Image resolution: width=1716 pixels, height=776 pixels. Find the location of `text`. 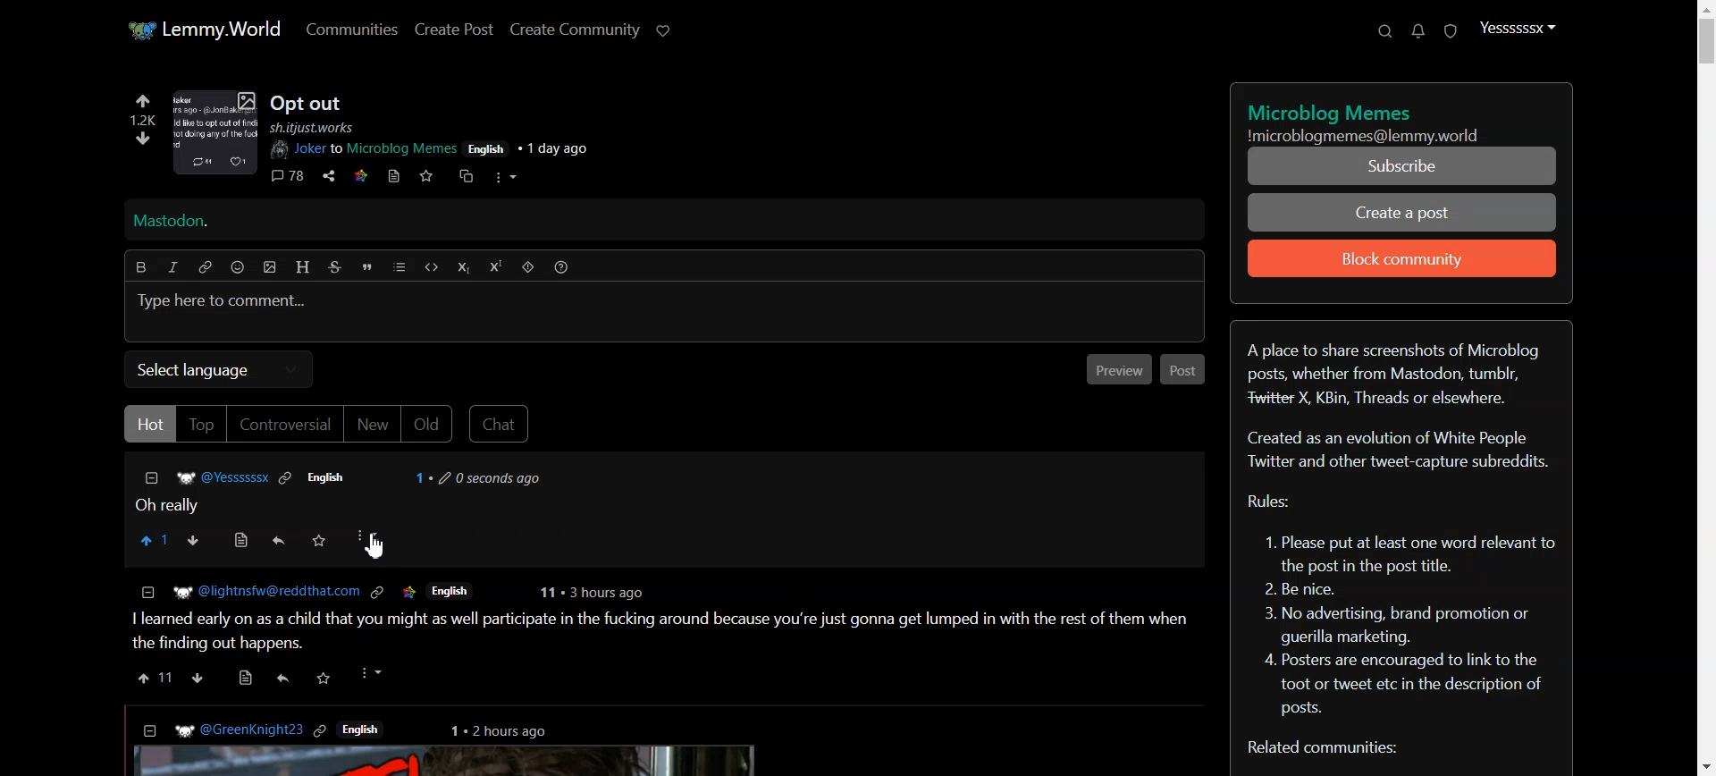

text is located at coordinates (1333, 111).